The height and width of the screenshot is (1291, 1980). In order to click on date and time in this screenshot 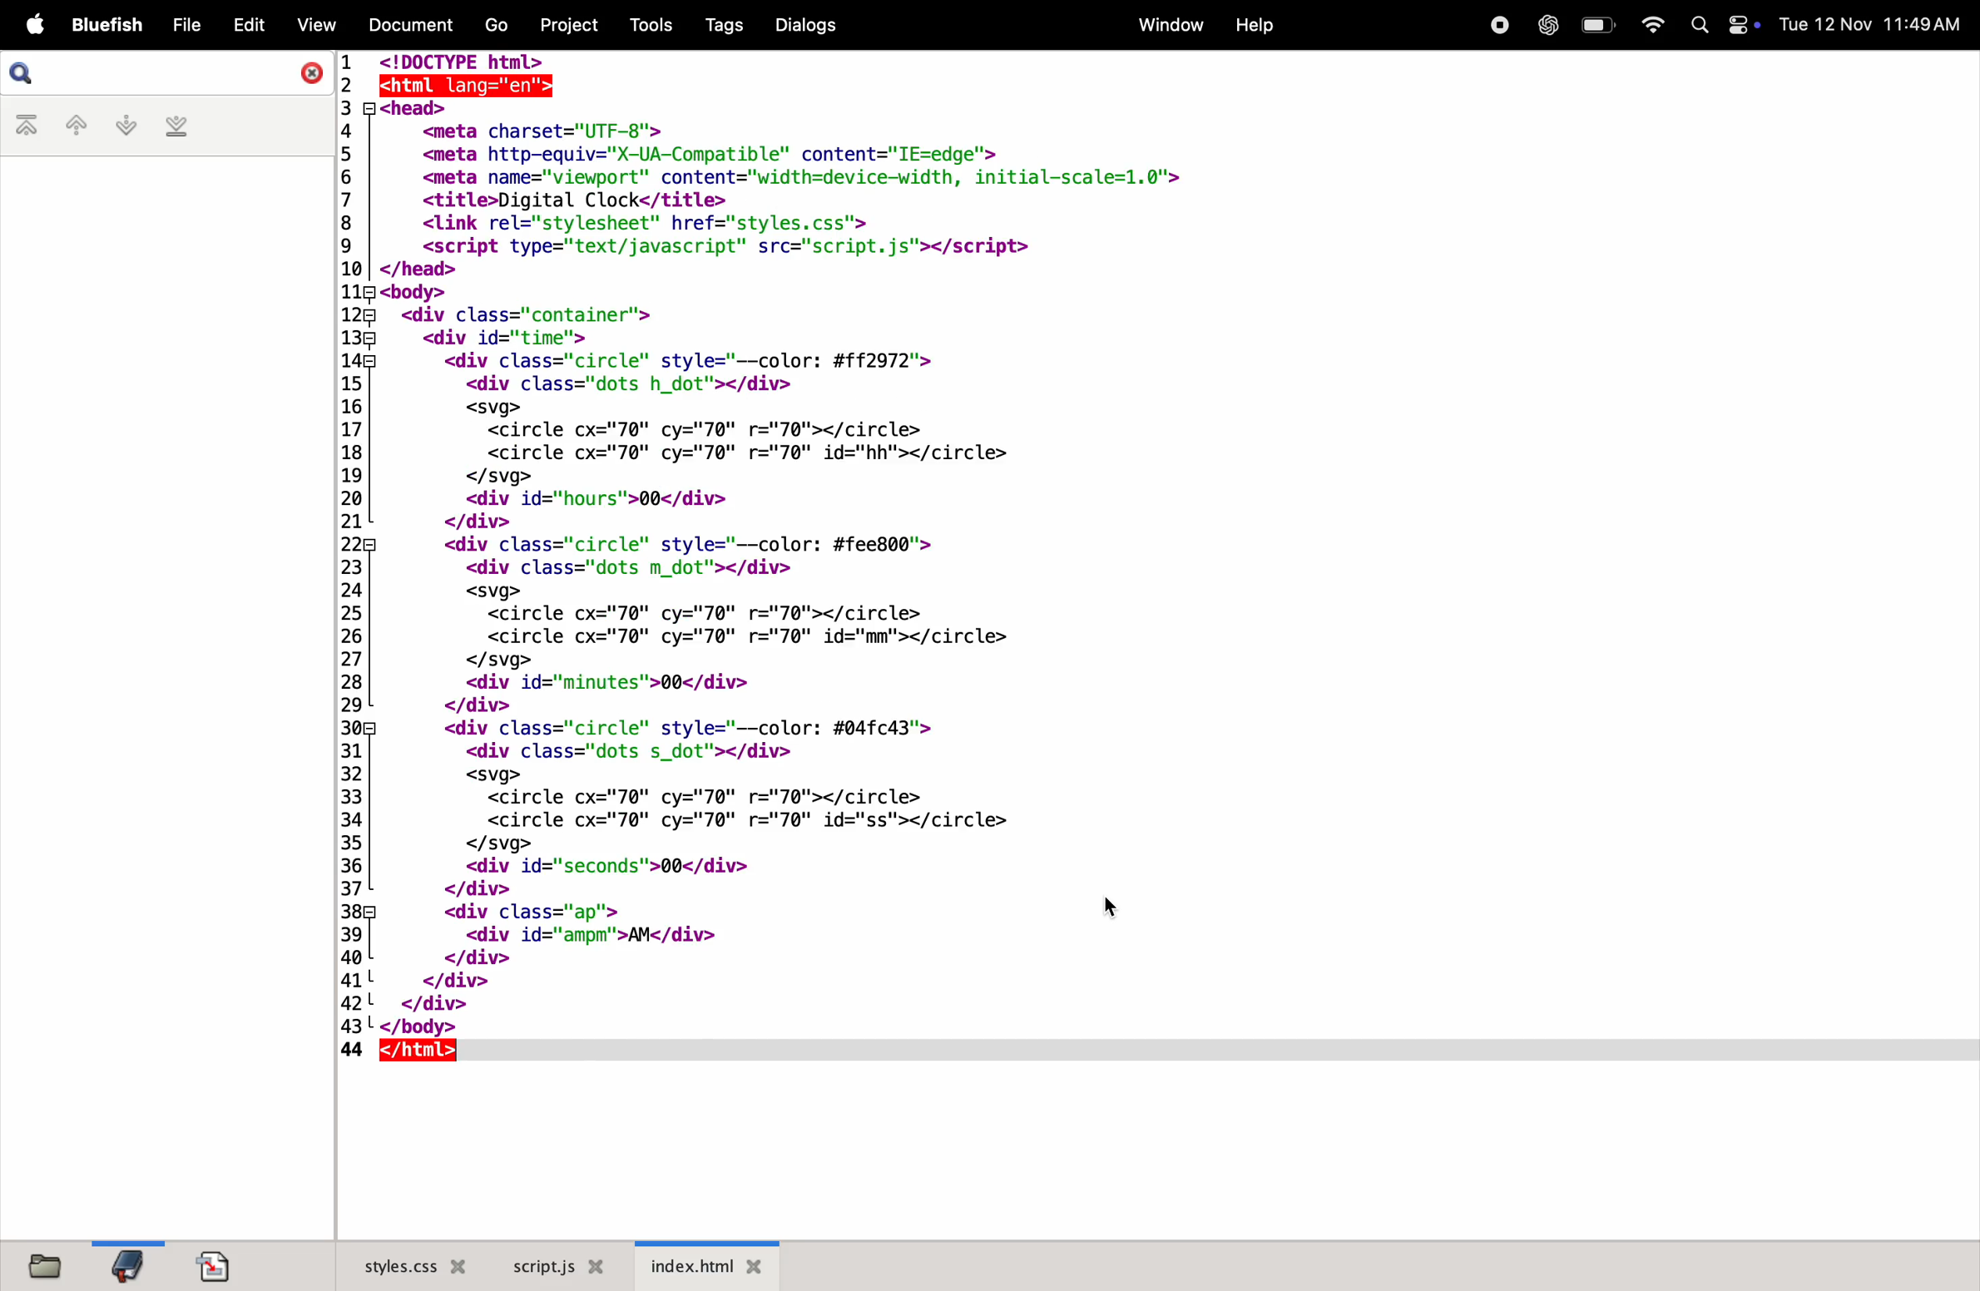, I will do `click(1873, 27)`.